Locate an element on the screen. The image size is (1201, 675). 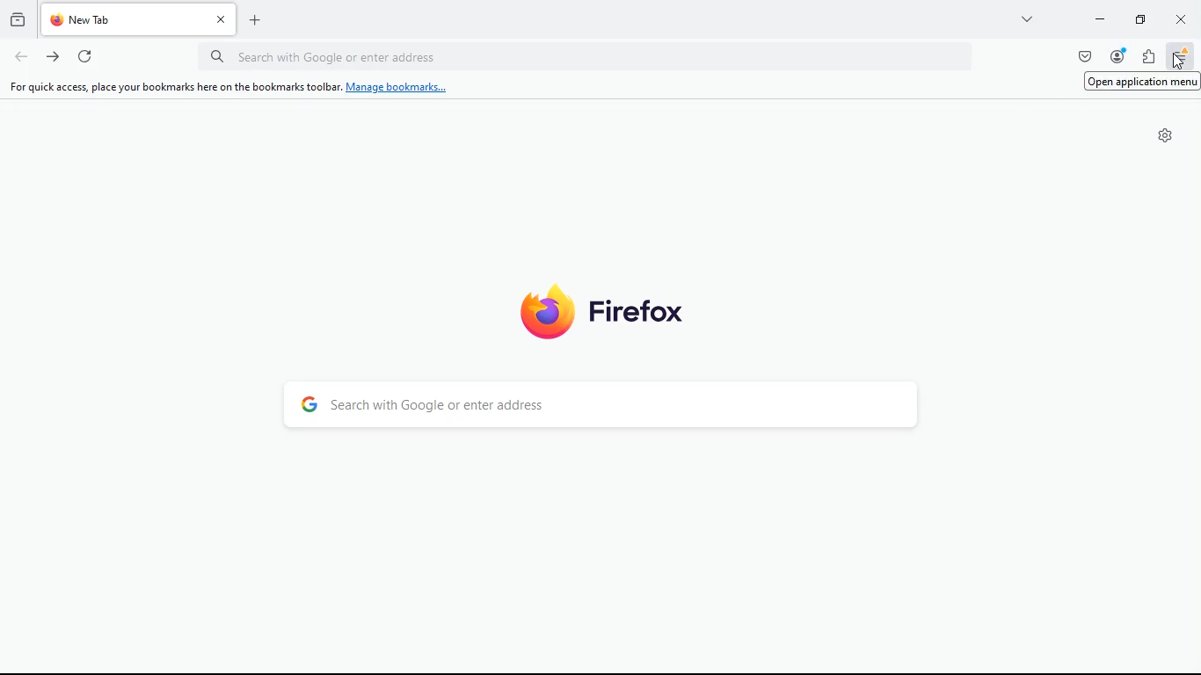
Cursor is located at coordinates (1179, 62).